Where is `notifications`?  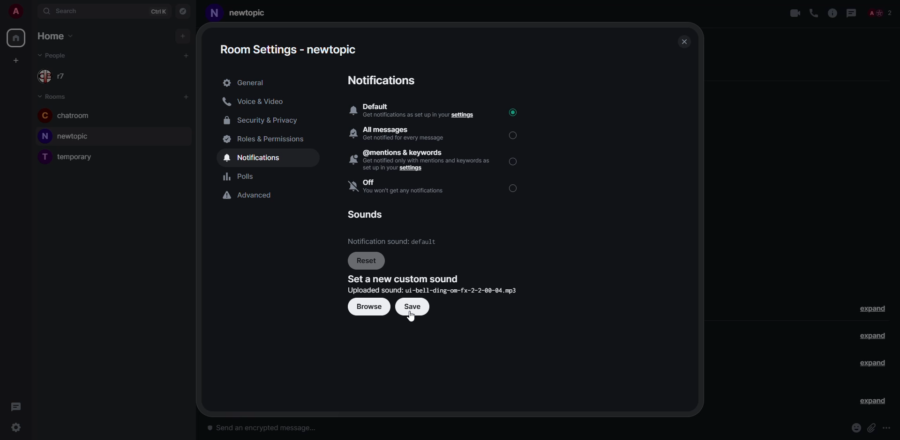 notifications is located at coordinates (254, 157).